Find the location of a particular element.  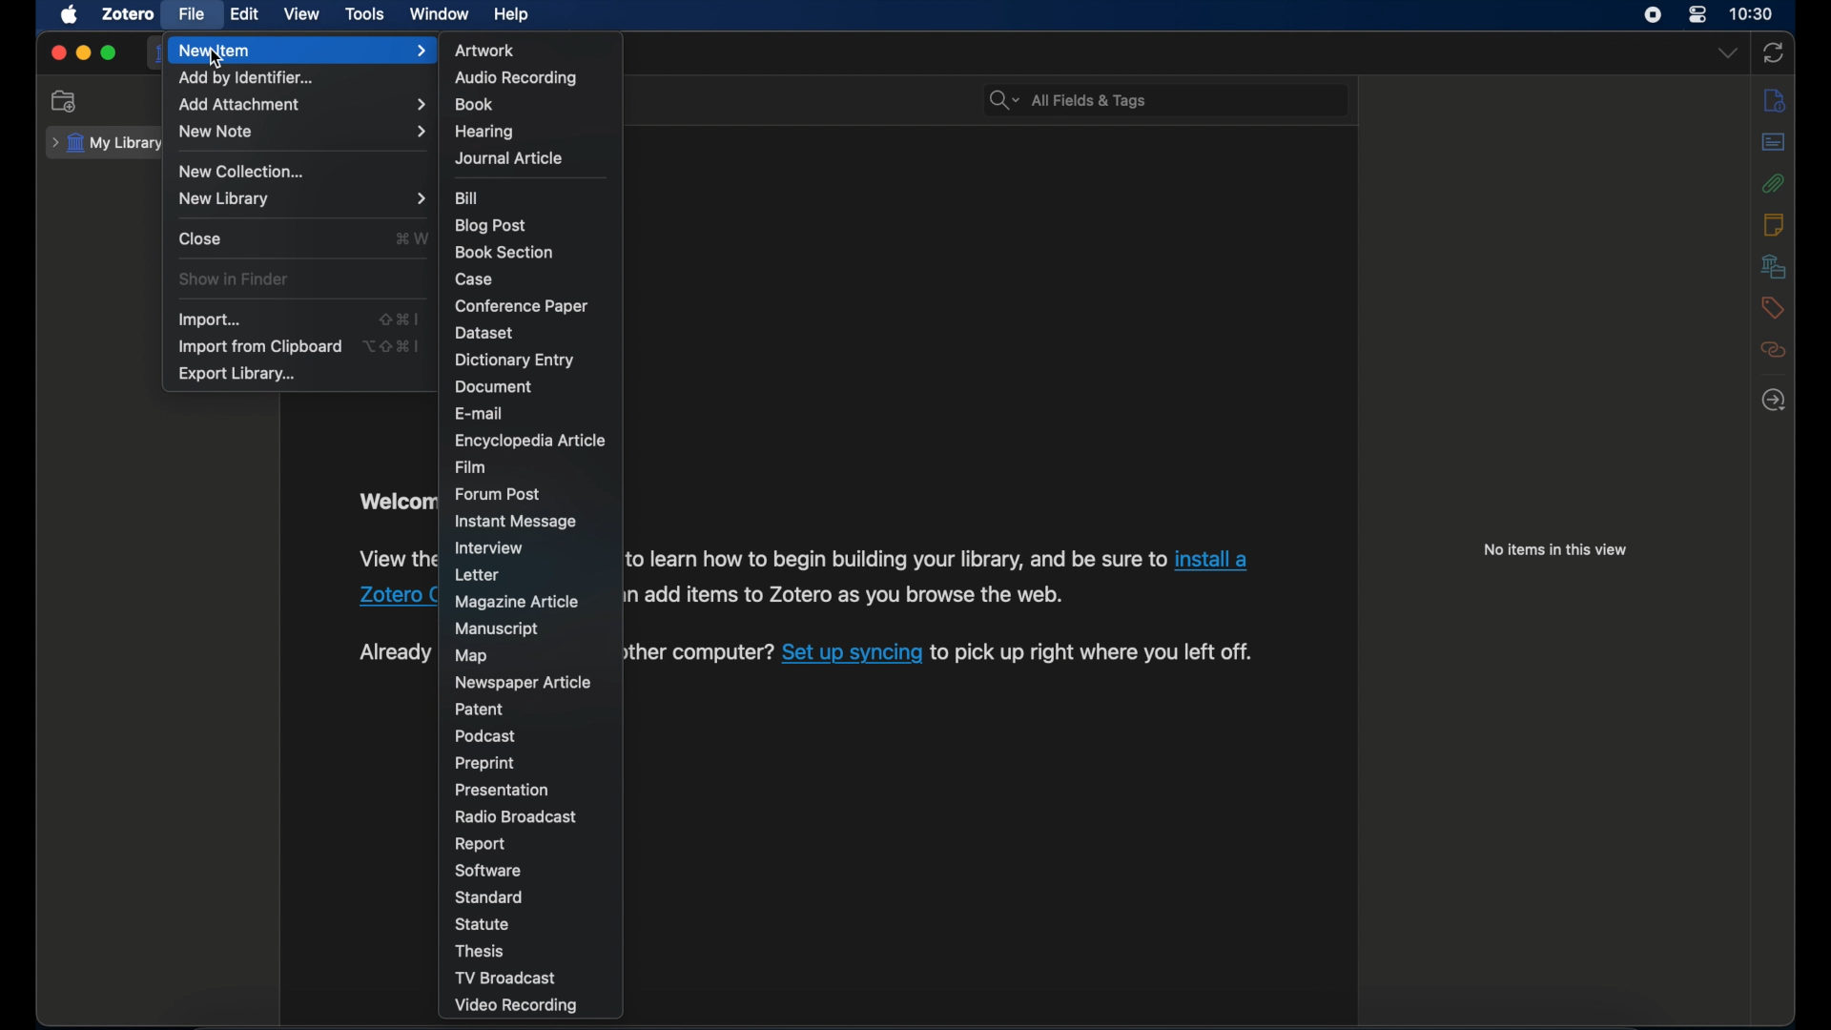

report is located at coordinates (480, 844).